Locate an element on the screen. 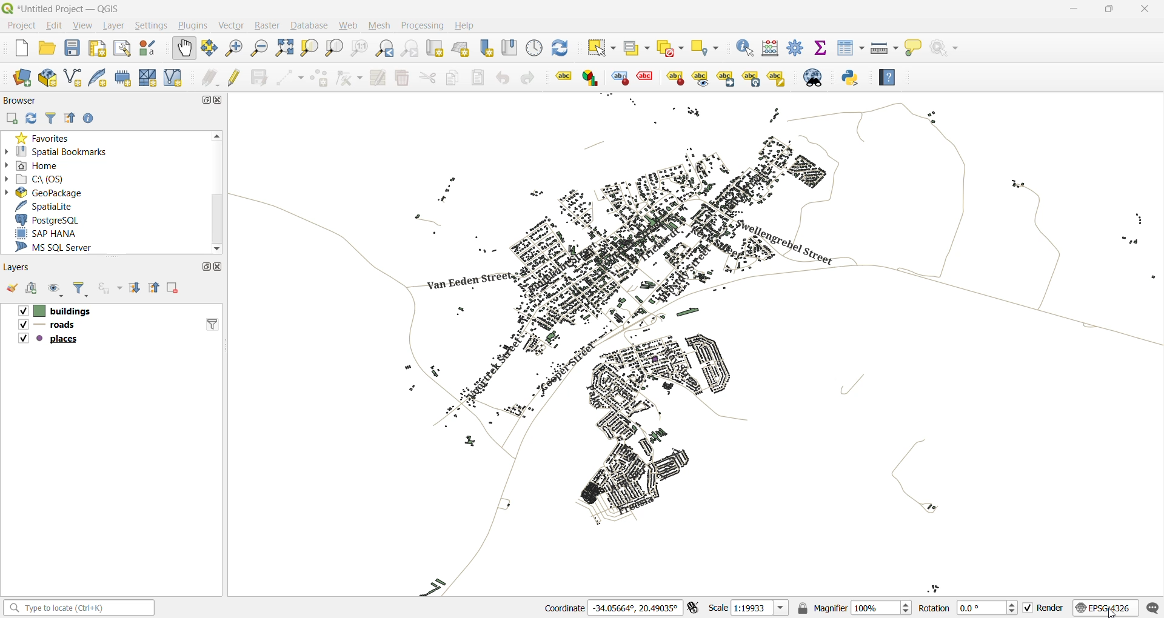 The image size is (1164, 618). select is located at coordinates (603, 47).